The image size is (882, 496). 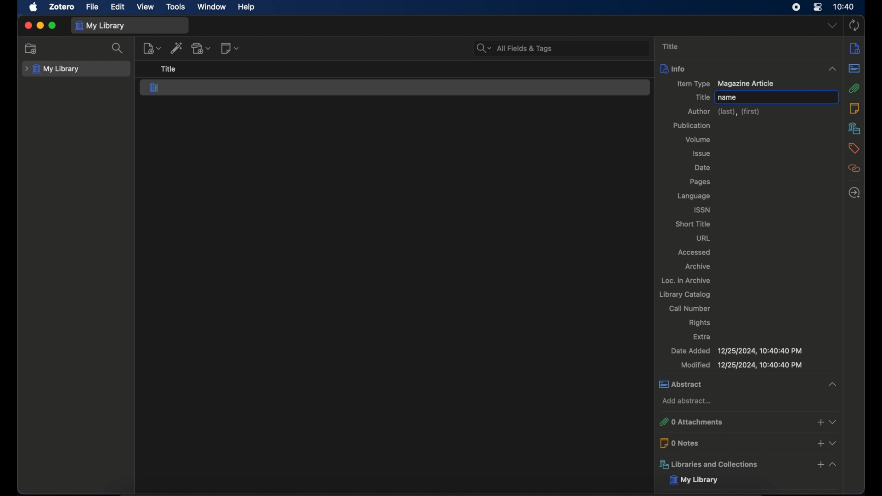 I want to click on tags, so click(x=854, y=149).